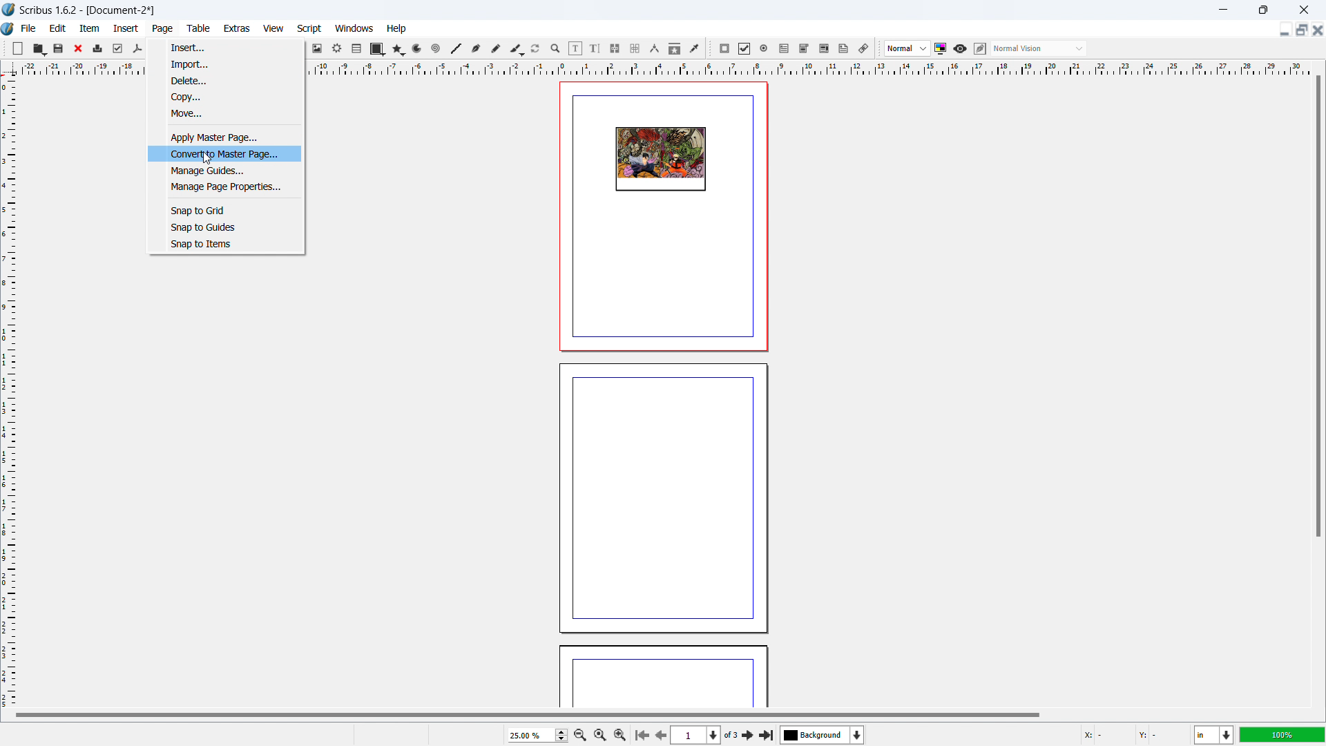 The width and height of the screenshot is (1326, 746). Describe the element at coordinates (28, 28) in the screenshot. I see `file` at that location.